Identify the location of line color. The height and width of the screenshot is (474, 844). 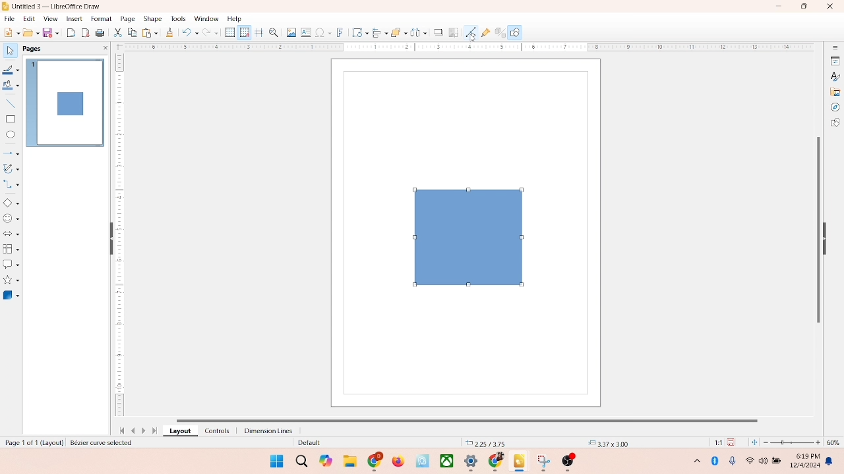
(11, 70).